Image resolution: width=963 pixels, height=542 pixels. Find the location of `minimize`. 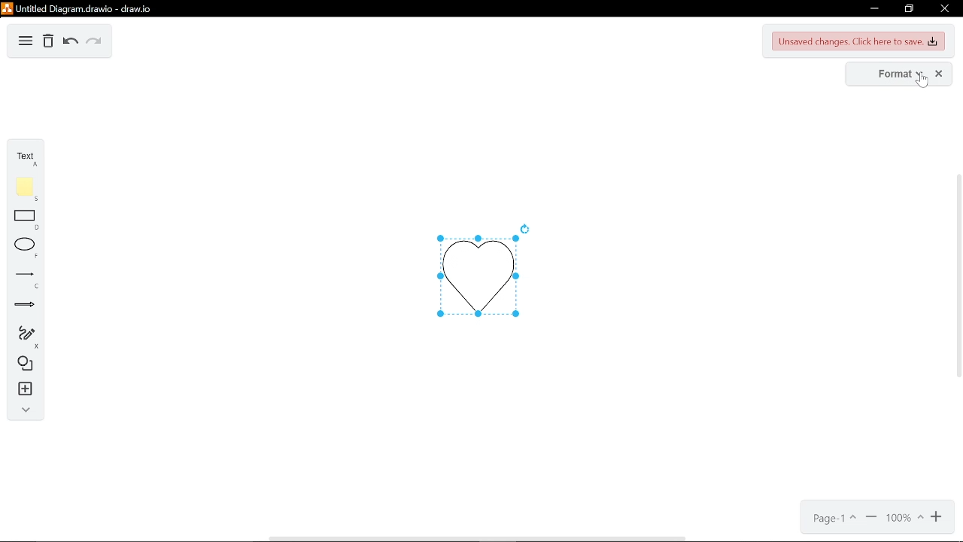

minimize is located at coordinates (873, 8).